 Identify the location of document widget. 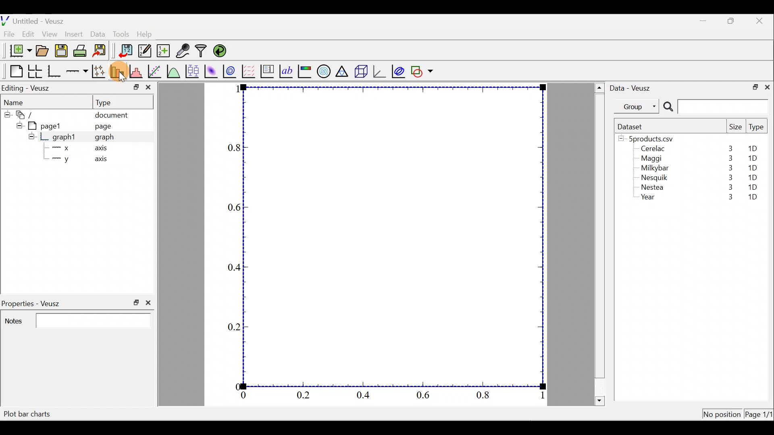
(29, 114).